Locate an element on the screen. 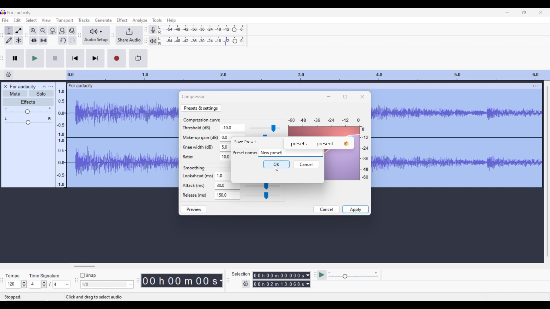 The width and height of the screenshot is (550, 309). Transport is located at coordinates (65, 21).